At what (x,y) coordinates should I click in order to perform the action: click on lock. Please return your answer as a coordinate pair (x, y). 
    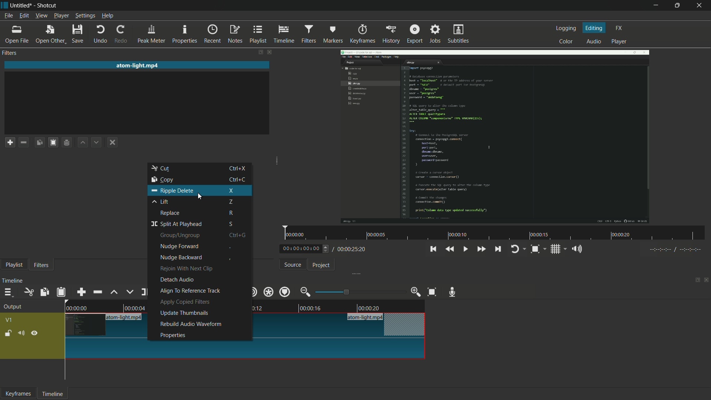
    Looking at the image, I should click on (8, 334).